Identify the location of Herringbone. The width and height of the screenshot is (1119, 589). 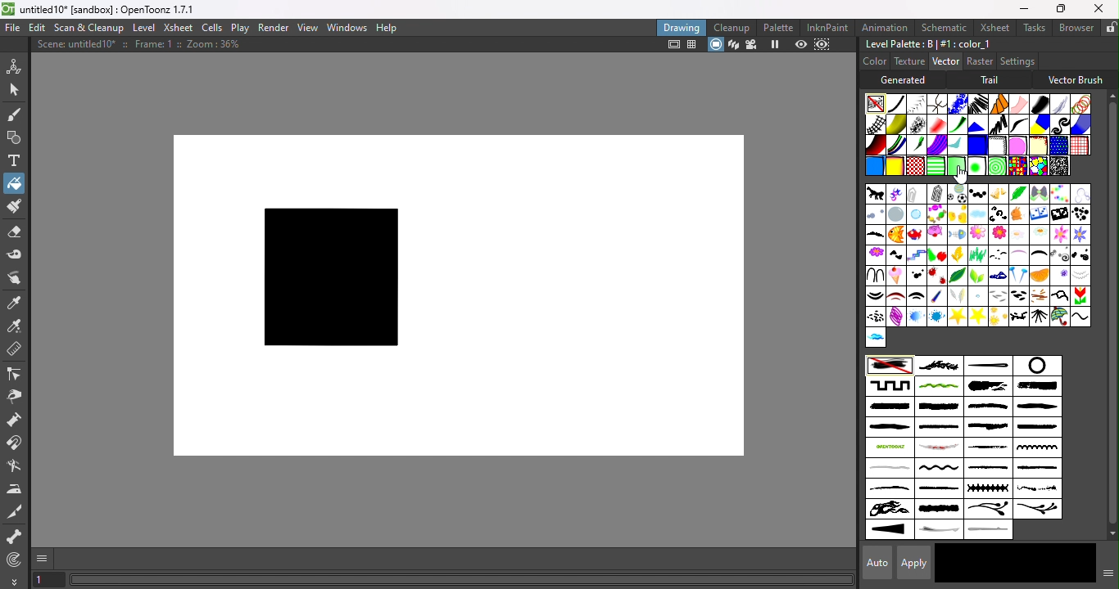
(917, 103).